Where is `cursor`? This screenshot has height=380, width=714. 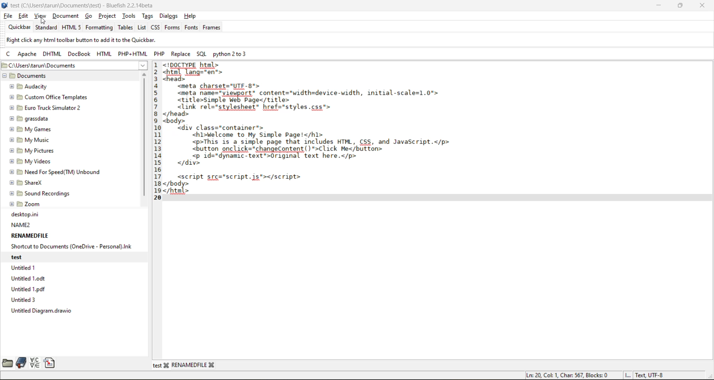
cursor is located at coordinates (44, 20).